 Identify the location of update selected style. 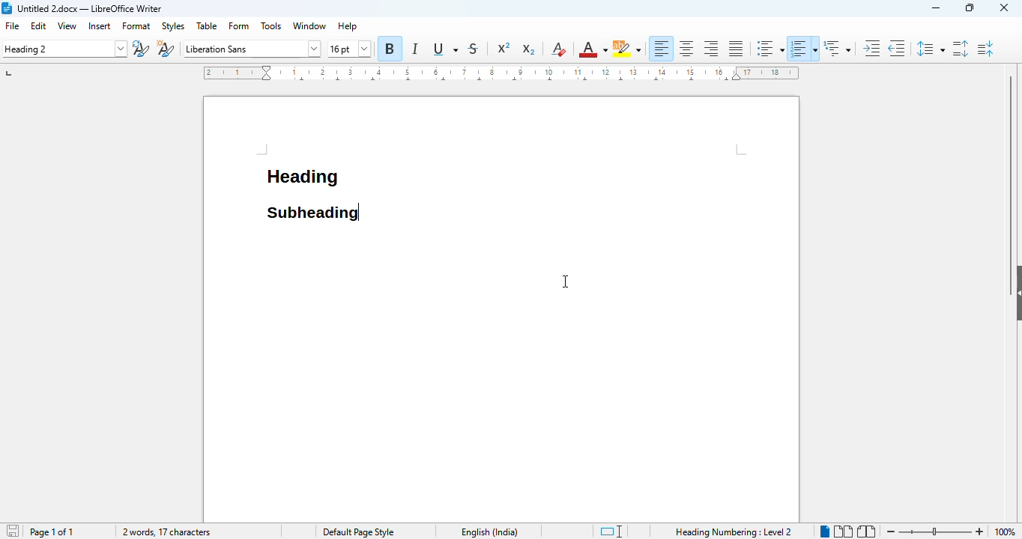
(141, 49).